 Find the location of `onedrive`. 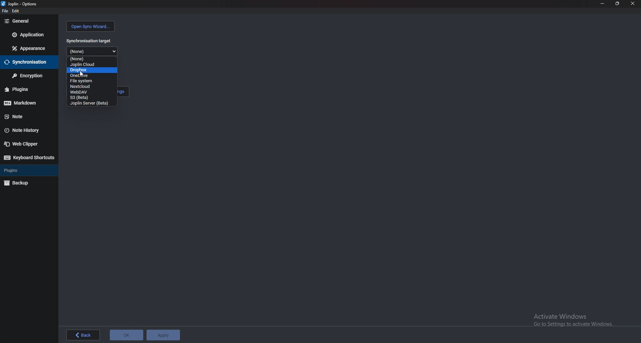

onedrive is located at coordinates (89, 76).